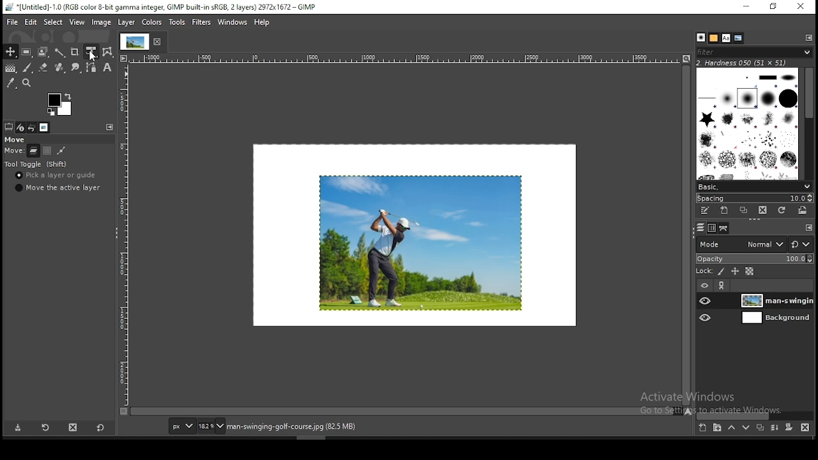 This screenshot has width=818, height=460. What do you see at coordinates (8, 126) in the screenshot?
I see `tool options` at bounding box center [8, 126].